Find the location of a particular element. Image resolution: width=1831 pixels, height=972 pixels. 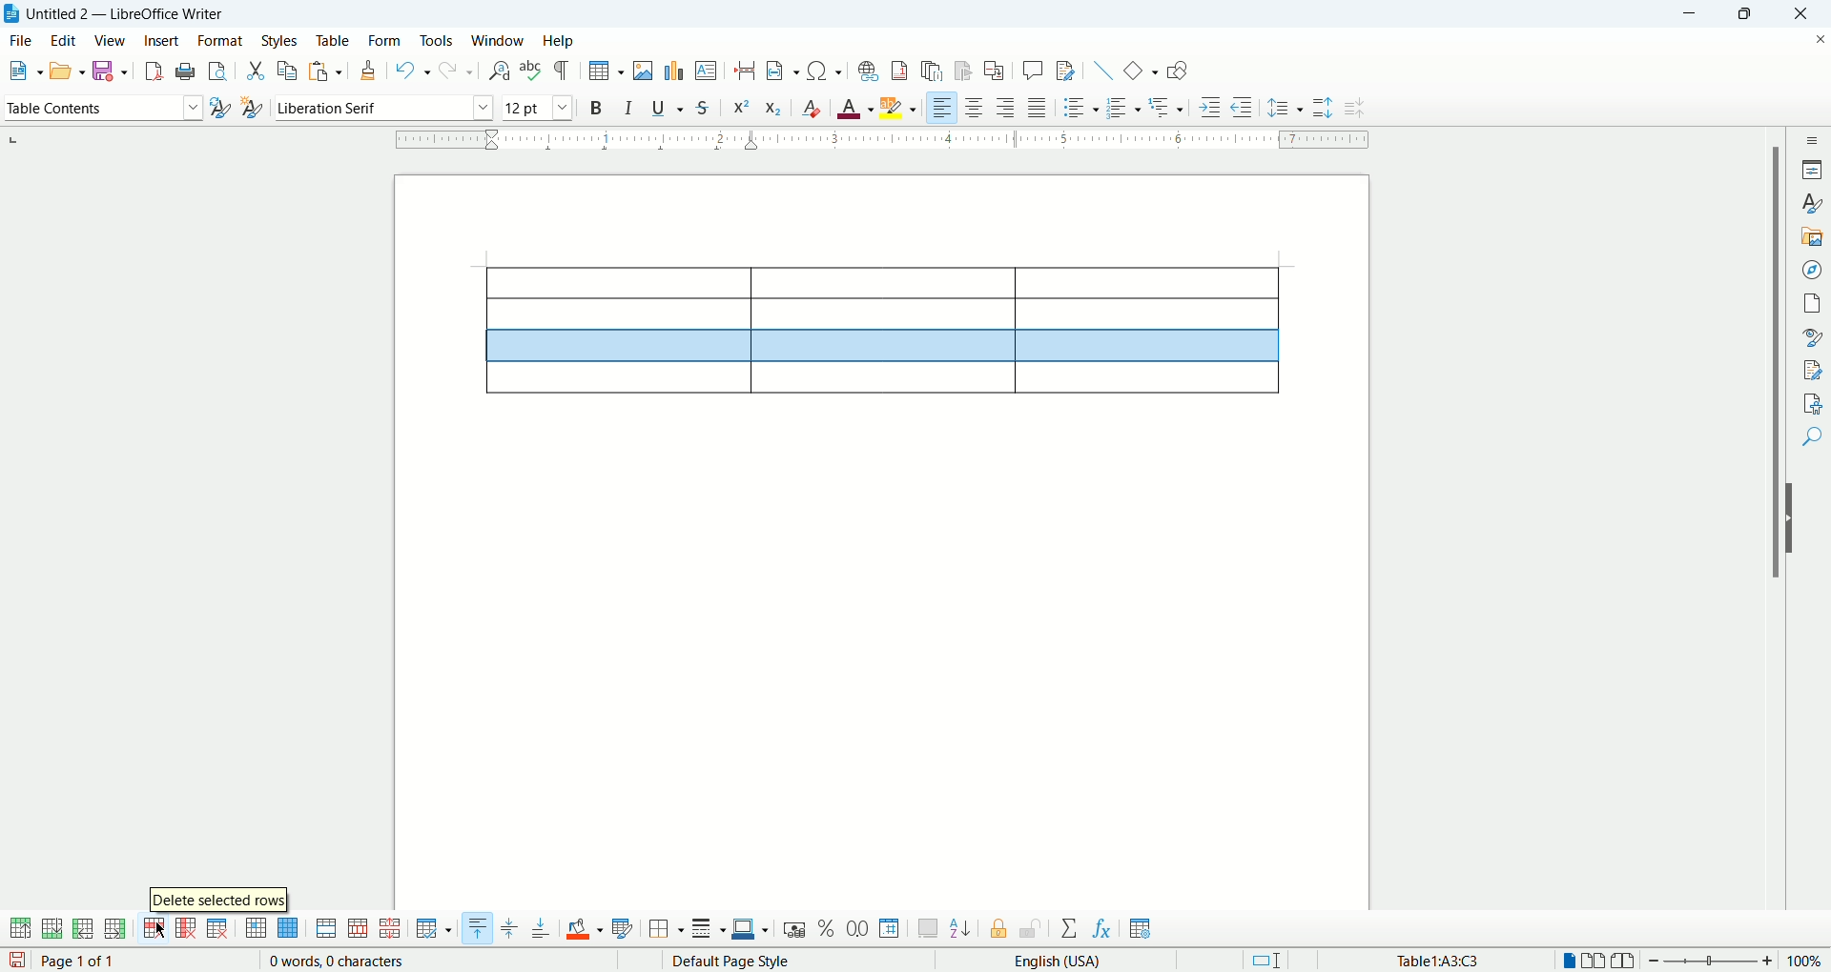

open is located at coordinates (68, 72).